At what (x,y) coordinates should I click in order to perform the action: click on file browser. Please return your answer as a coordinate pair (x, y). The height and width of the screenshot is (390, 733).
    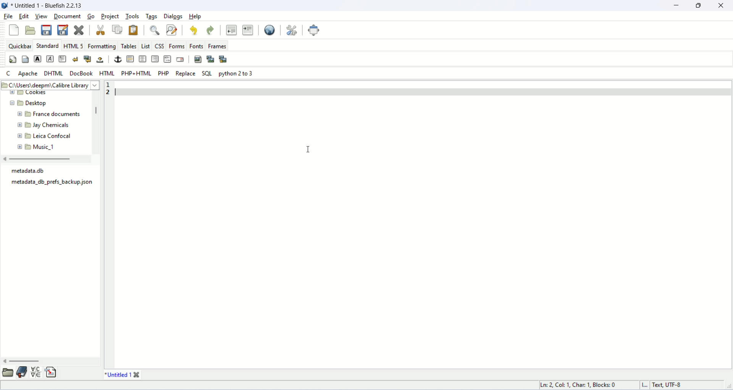
    Looking at the image, I should click on (8, 372).